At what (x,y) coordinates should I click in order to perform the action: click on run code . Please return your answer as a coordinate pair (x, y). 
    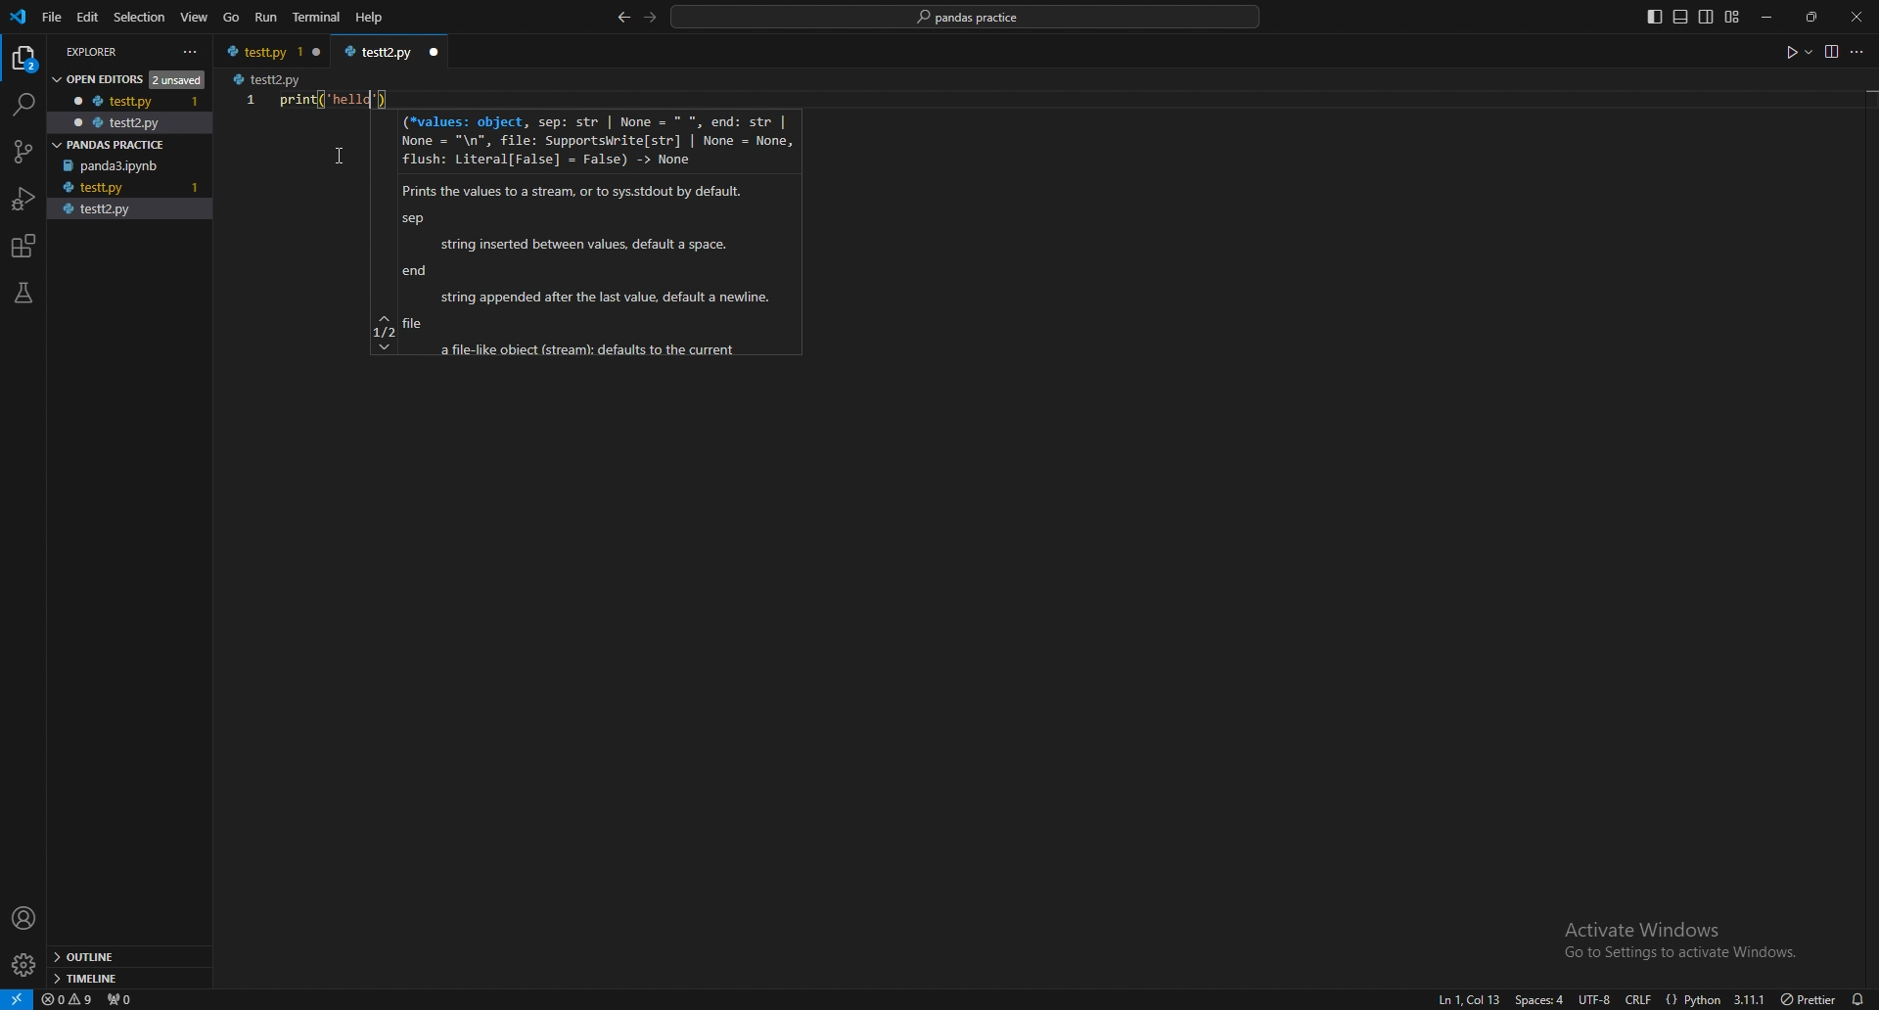
    Looking at the image, I should click on (1797, 53).